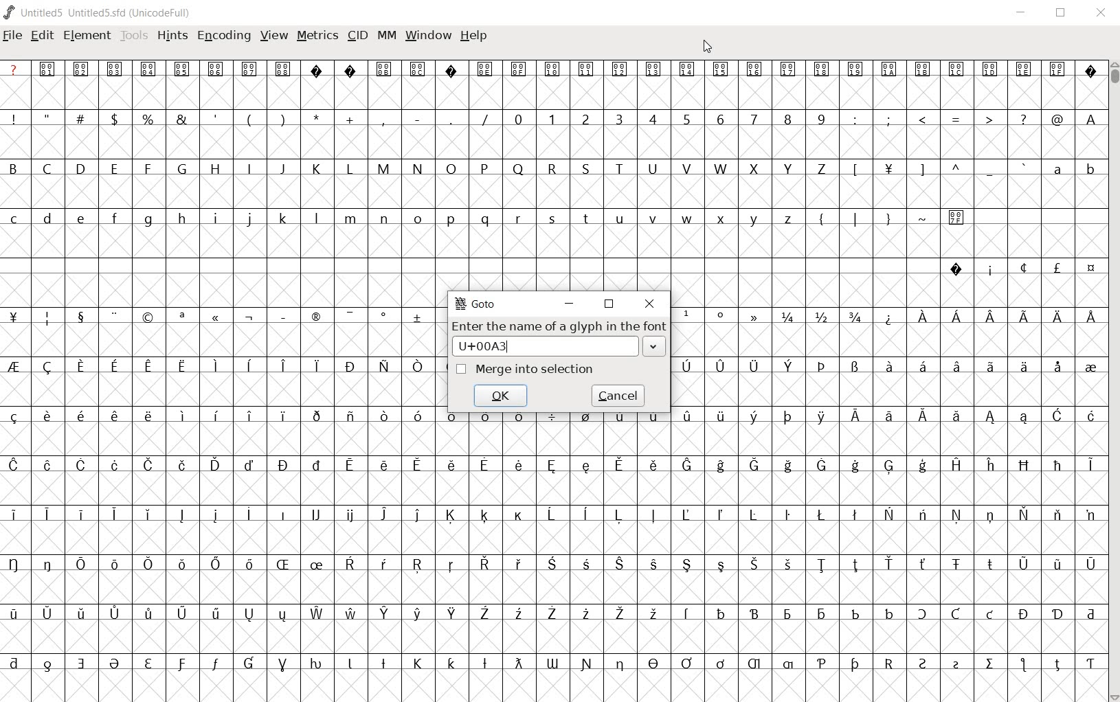  Describe the element at coordinates (1024, 666) in the screenshot. I see `Symbol` at that location.